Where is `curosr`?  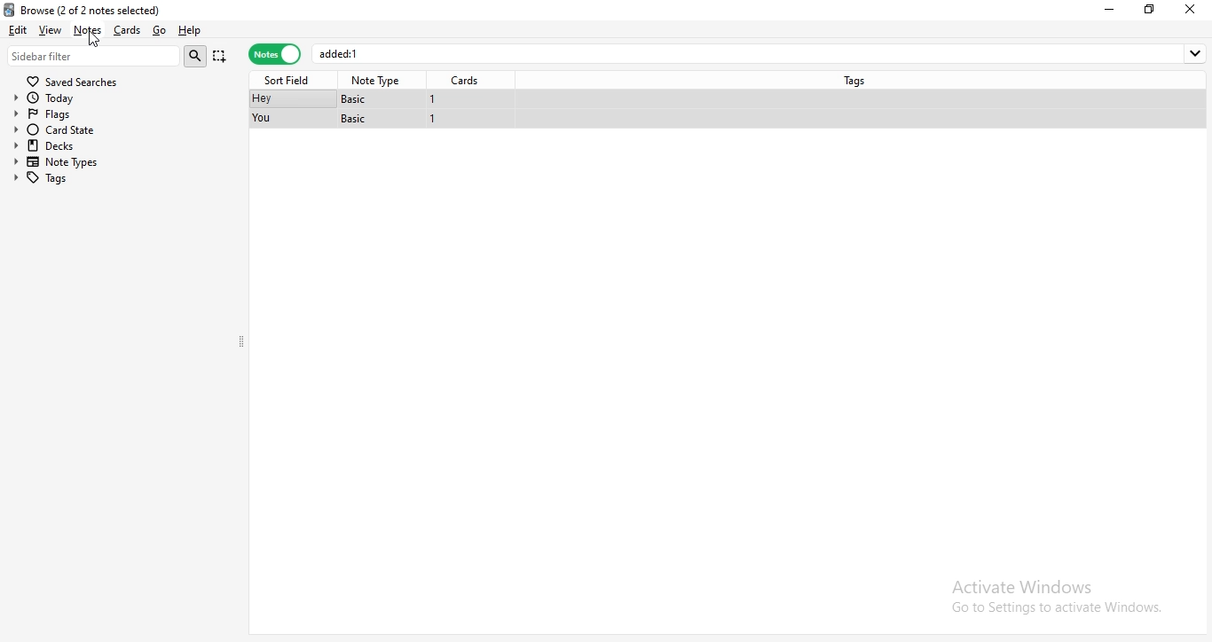
curosr is located at coordinates (95, 40).